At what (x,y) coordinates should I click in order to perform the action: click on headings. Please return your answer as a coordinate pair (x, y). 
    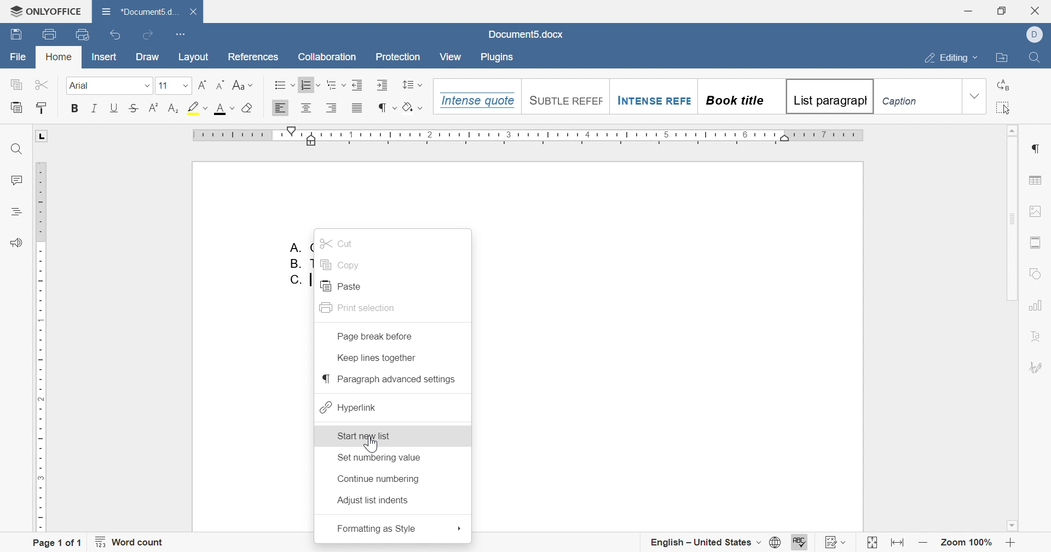
    Looking at the image, I should click on (15, 212).